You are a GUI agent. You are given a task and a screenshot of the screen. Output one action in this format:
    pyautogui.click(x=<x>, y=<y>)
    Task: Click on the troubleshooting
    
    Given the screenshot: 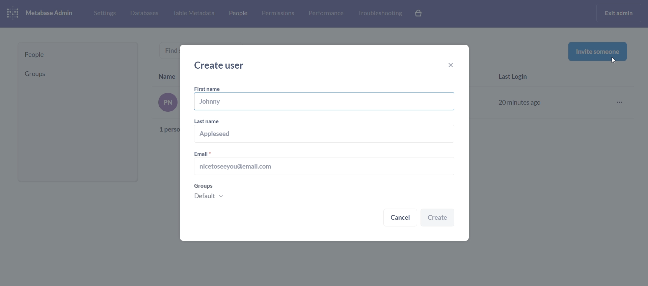 What is the action you would take?
    pyautogui.click(x=379, y=13)
    